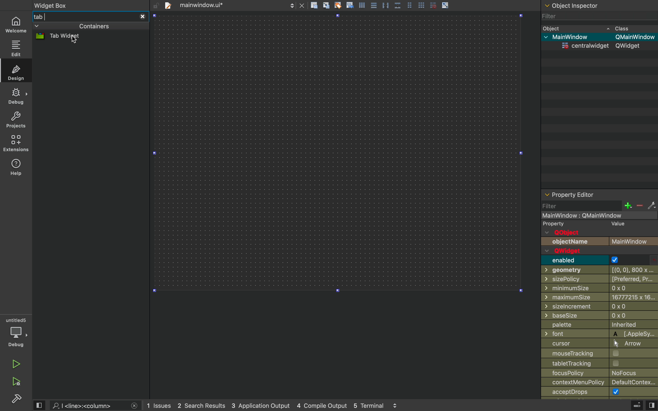 The width and height of the screenshot is (658, 411). What do you see at coordinates (595, 224) in the screenshot?
I see `property` at bounding box center [595, 224].